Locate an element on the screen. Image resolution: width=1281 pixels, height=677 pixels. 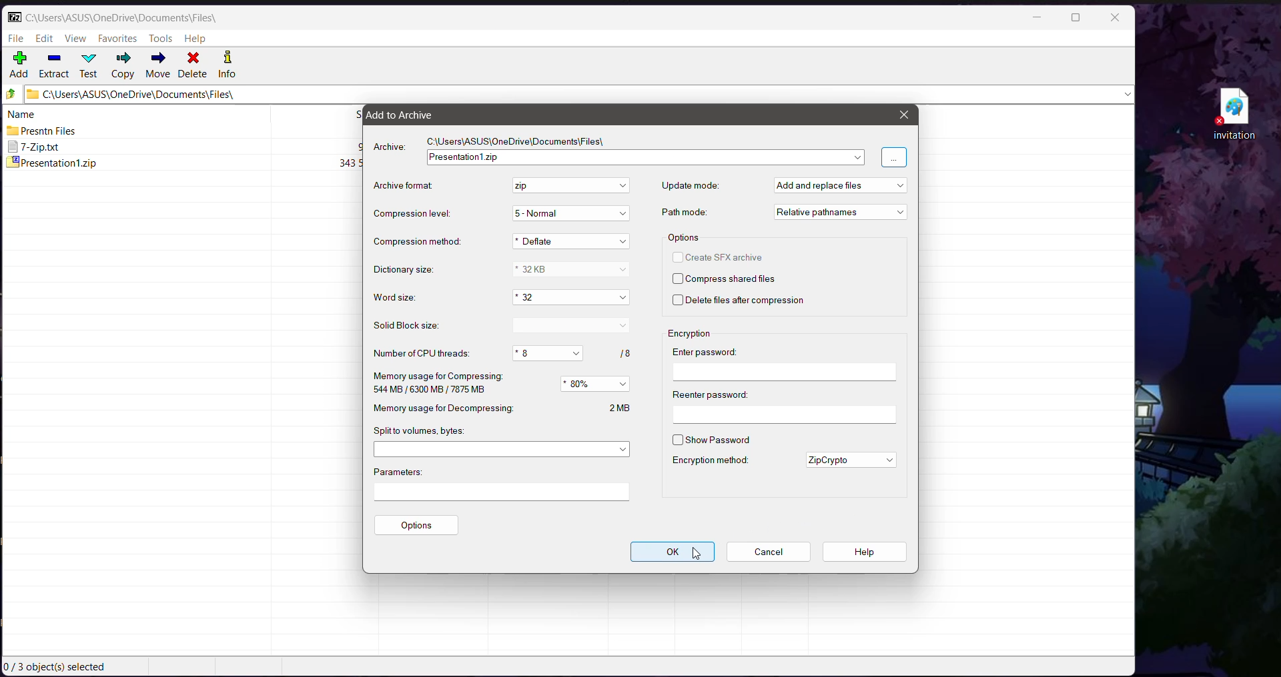
Enter password is located at coordinates (784, 362).